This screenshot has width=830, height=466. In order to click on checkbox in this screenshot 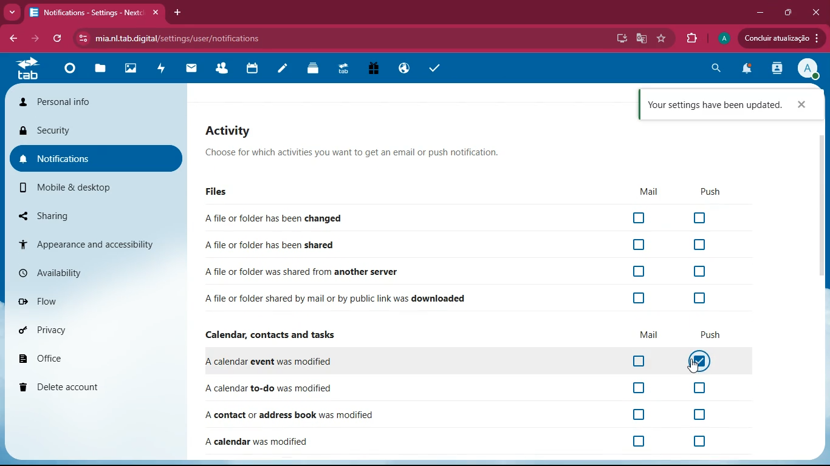, I will do `click(637, 272)`.